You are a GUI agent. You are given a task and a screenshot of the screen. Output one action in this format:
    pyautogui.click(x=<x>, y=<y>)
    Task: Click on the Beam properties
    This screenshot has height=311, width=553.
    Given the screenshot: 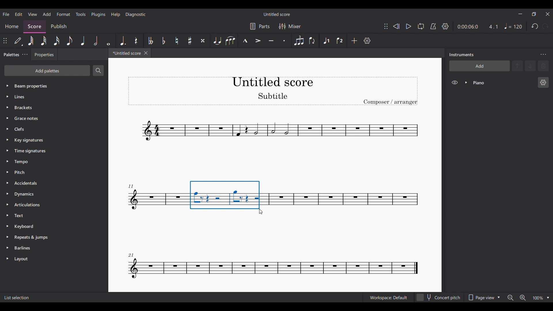 What is the action you would take?
    pyautogui.click(x=52, y=86)
    